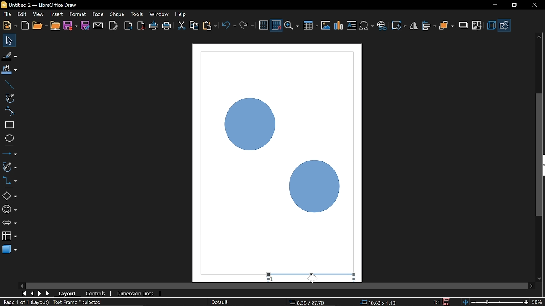 This screenshot has width=545, height=306. I want to click on  arrow shapes, so click(9, 224).